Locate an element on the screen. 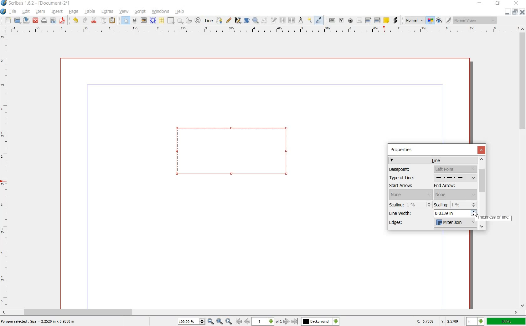  UNLINK TEXT FRAME is located at coordinates (292, 21).